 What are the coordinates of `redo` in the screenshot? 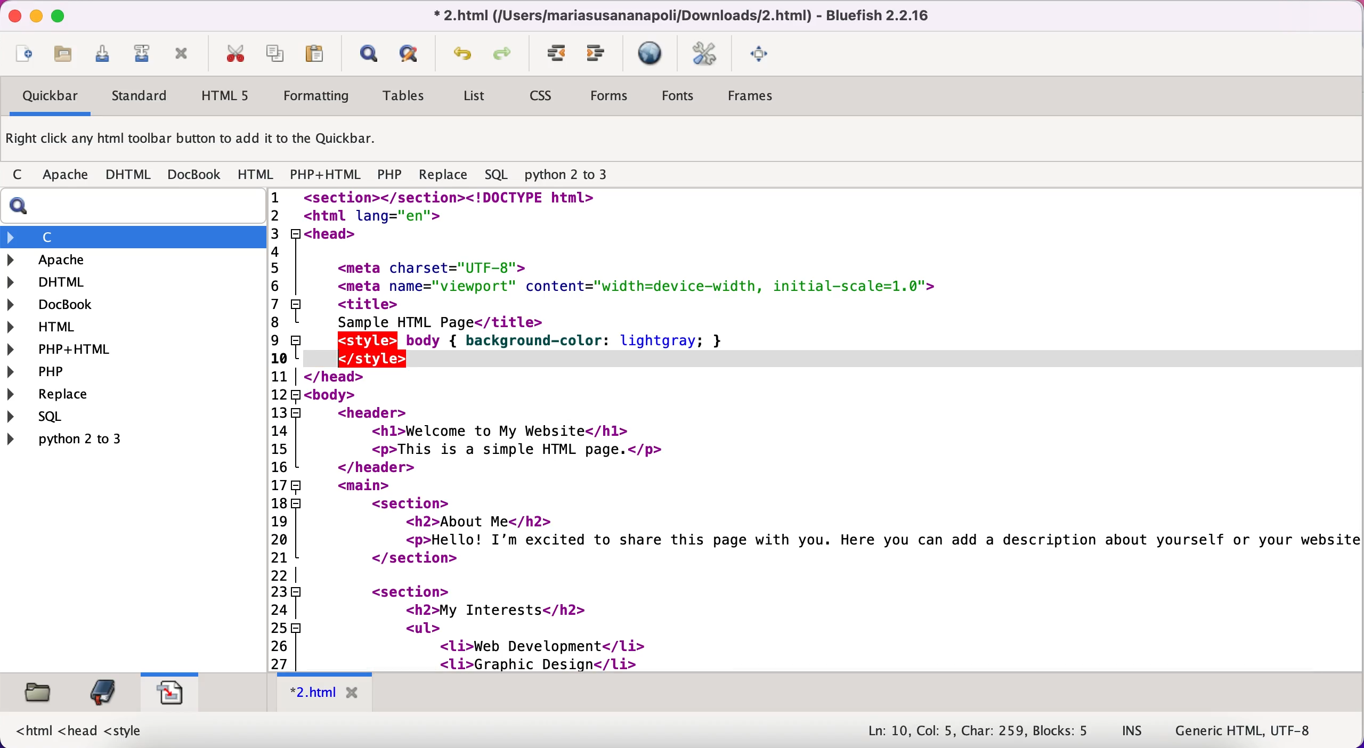 It's located at (506, 55).